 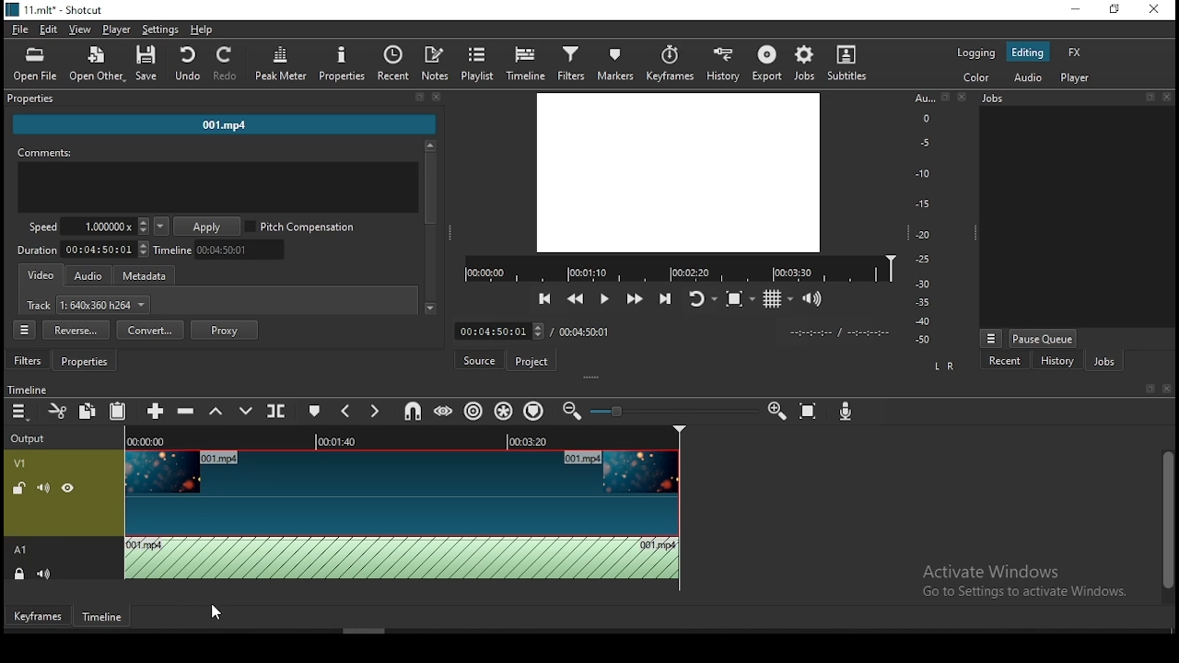 What do you see at coordinates (18, 573) in the screenshot?
I see `(un)lock` at bounding box center [18, 573].